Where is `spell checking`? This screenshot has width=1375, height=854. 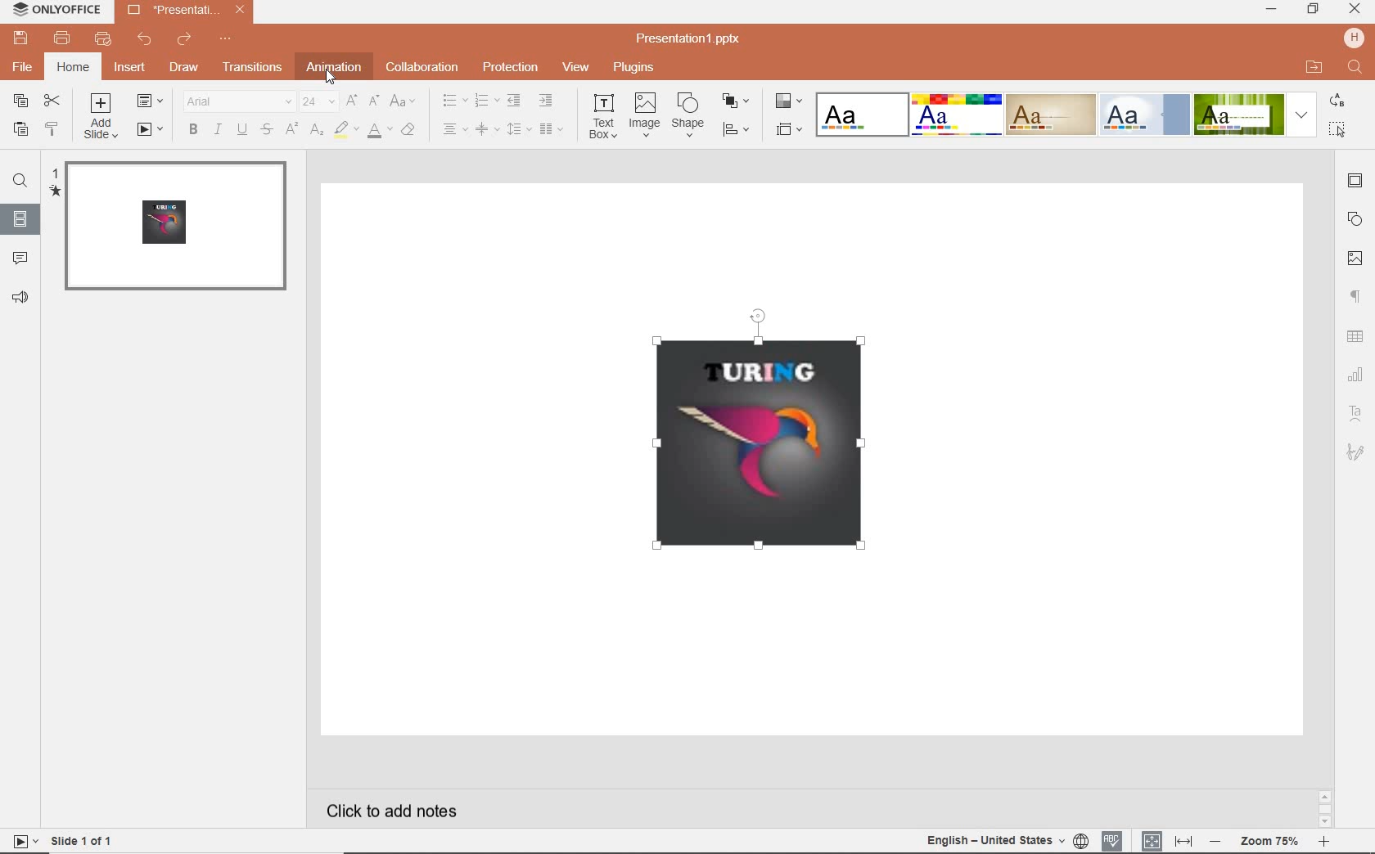 spell checking is located at coordinates (1112, 841).